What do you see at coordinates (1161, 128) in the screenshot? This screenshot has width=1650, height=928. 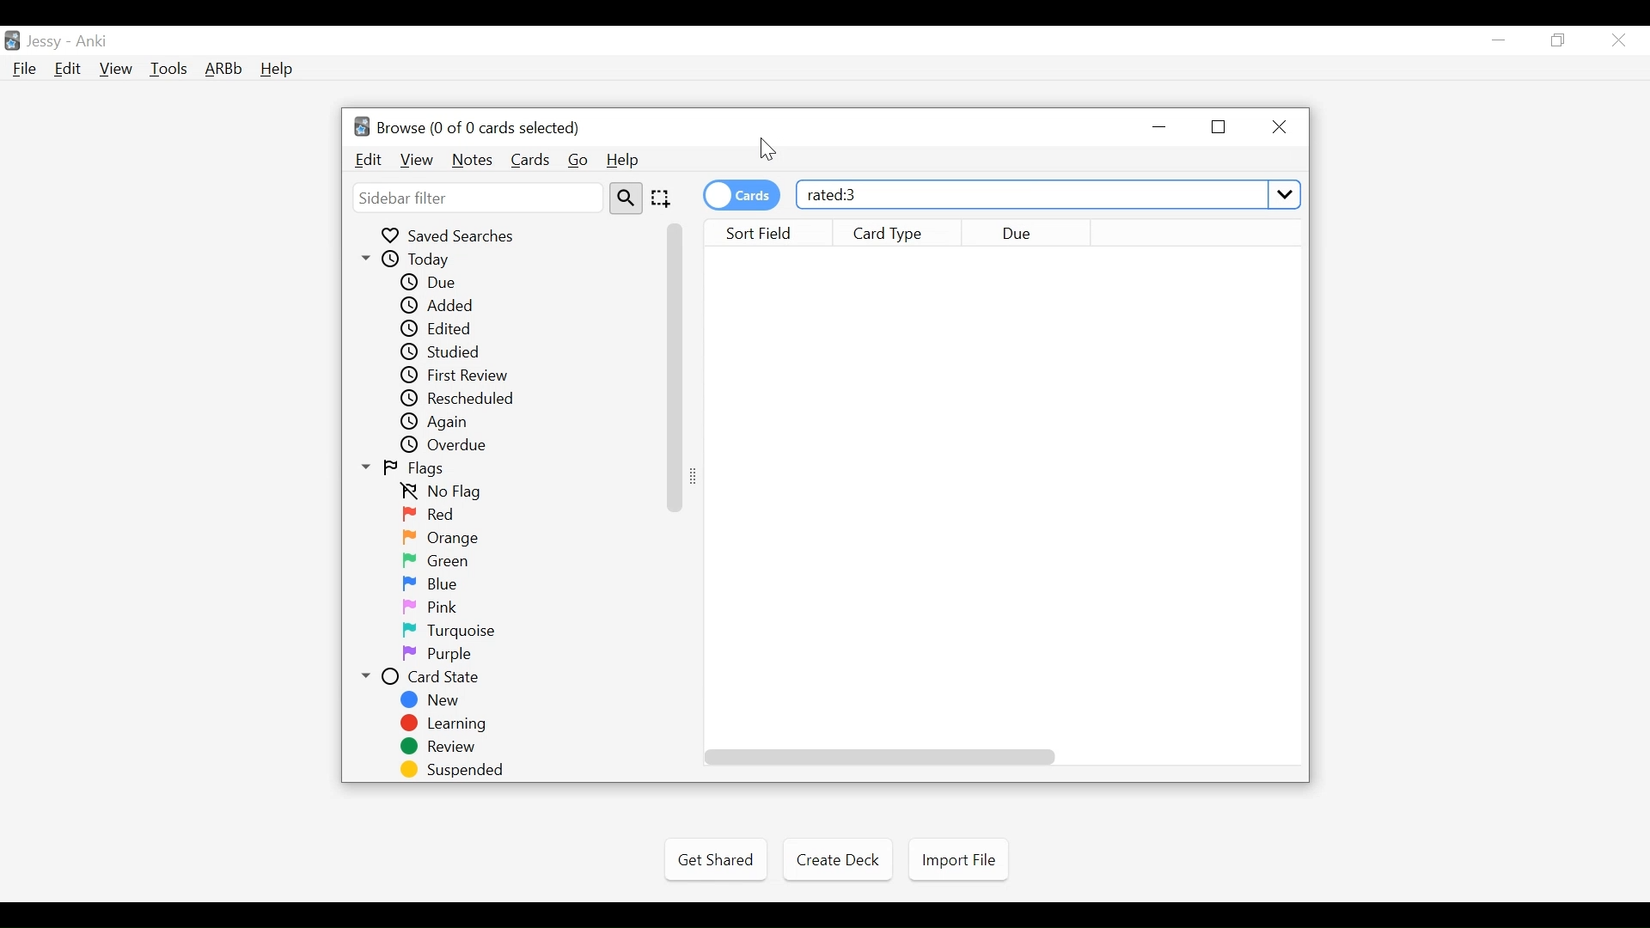 I see `minimize` at bounding box center [1161, 128].